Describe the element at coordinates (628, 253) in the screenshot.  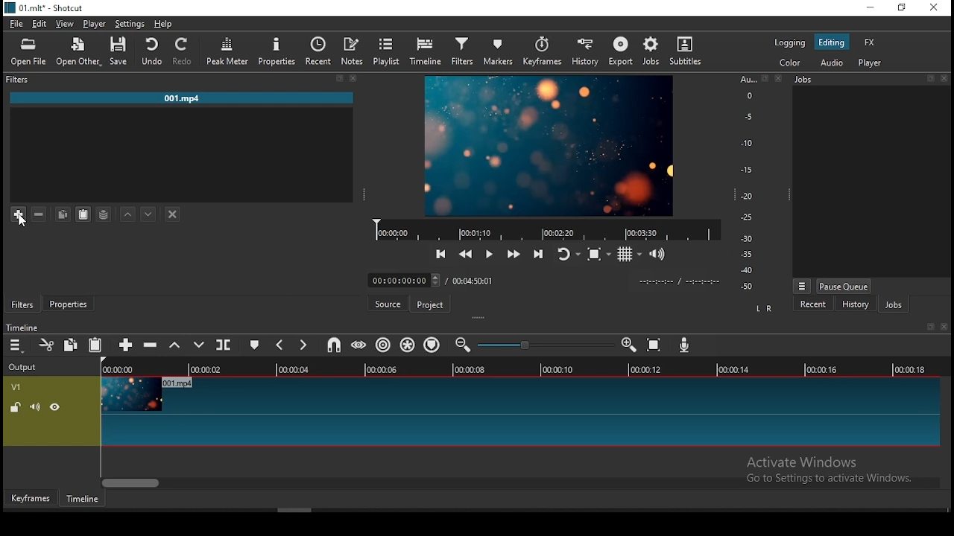
I see `toggle grid display on the player` at that location.